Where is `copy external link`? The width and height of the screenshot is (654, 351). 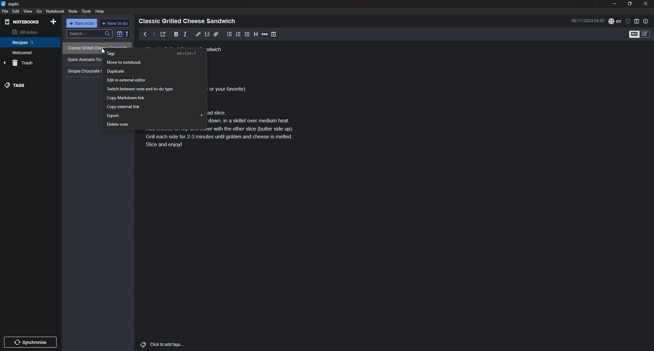 copy external link is located at coordinates (155, 107).